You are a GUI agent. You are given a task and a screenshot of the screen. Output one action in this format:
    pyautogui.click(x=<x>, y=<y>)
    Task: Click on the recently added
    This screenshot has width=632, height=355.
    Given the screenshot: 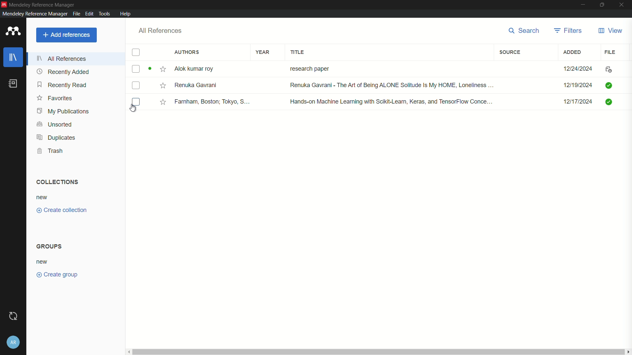 What is the action you would take?
    pyautogui.click(x=63, y=72)
    